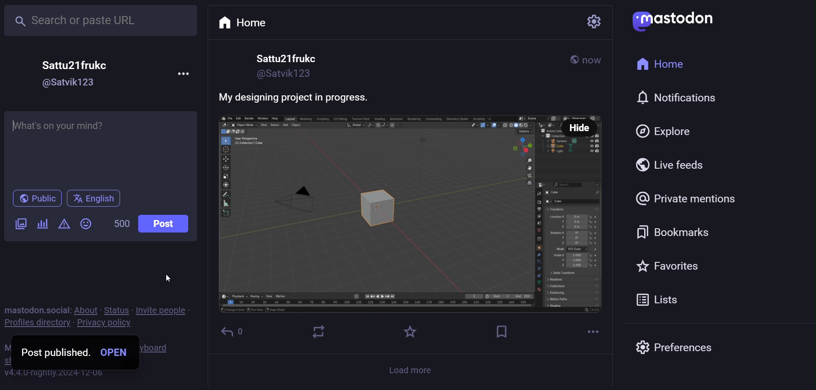 Image resolution: width=816 pixels, height=390 pixels. I want to click on id, so click(70, 85).